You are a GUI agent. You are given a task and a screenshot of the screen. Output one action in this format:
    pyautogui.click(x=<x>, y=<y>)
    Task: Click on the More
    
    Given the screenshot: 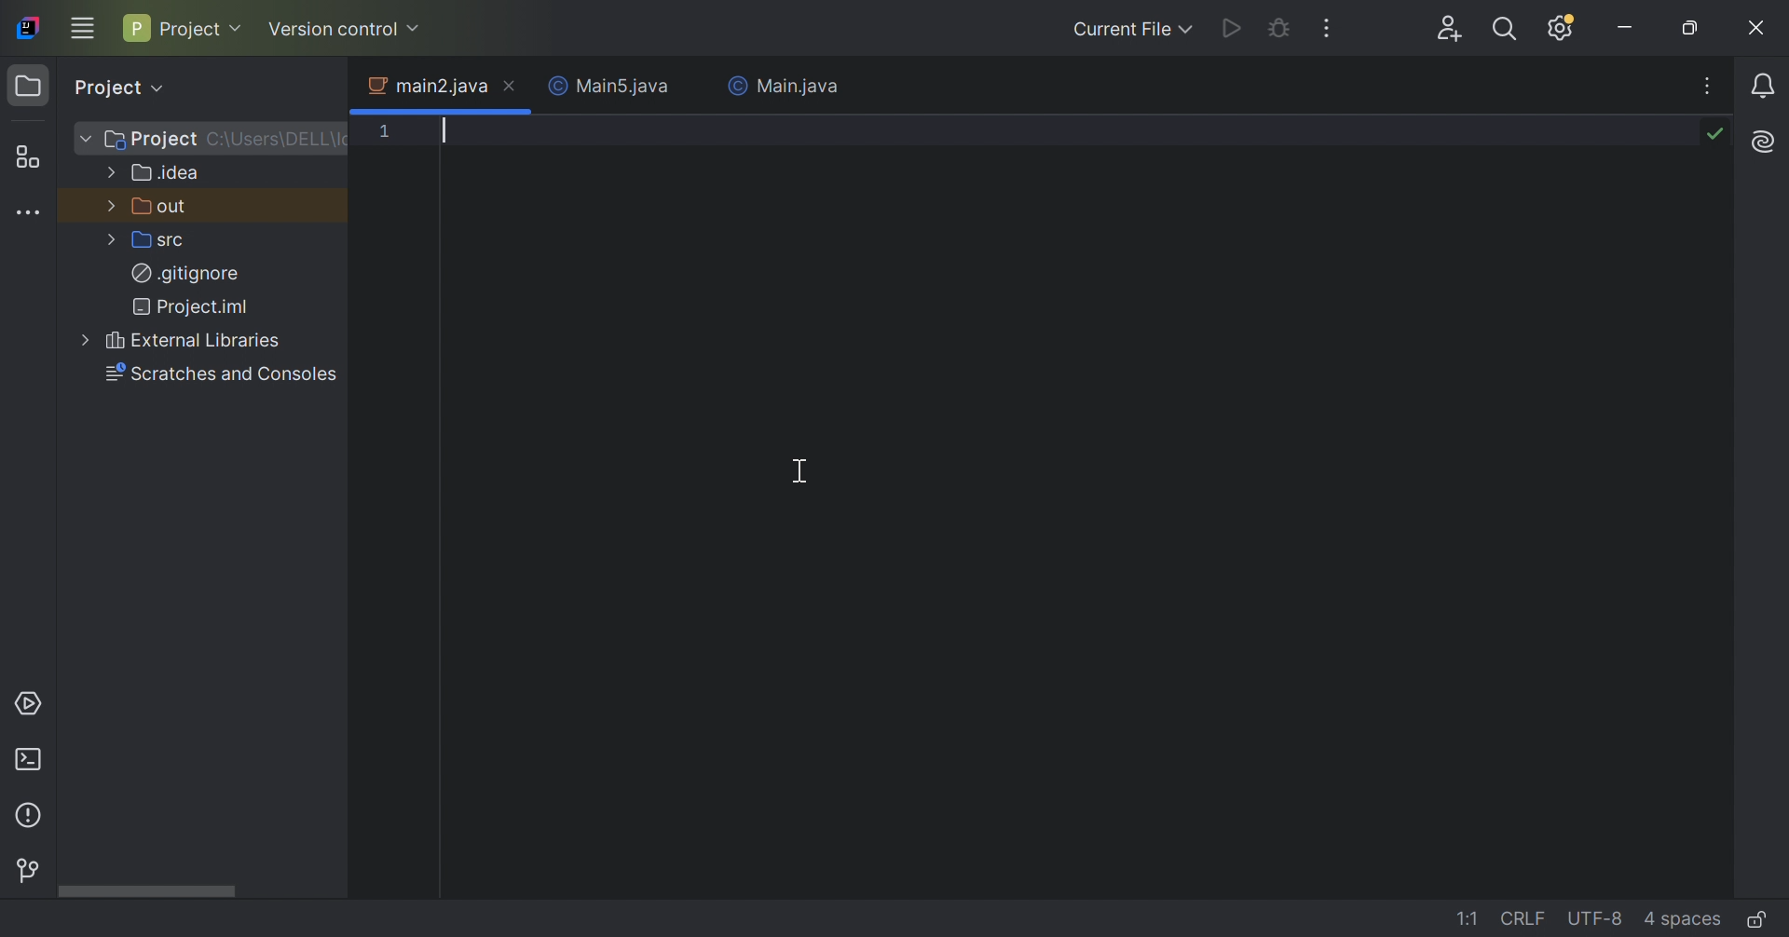 What is the action you would take?
    pyautogui.click(x=82, y=341)
    